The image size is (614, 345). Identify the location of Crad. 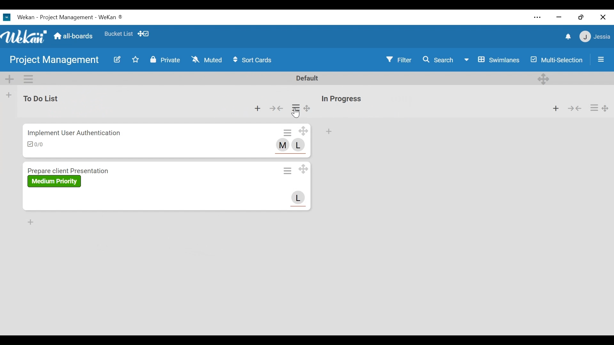
(109, 142).